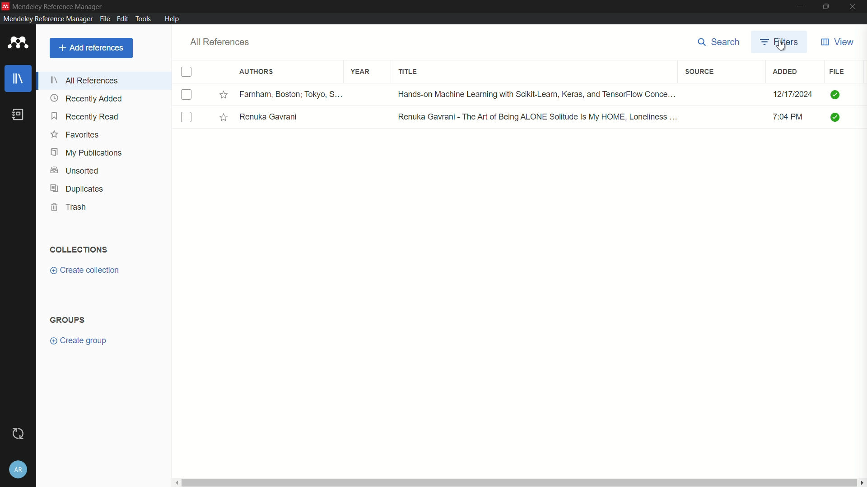 Image resolution: width=867 pixels, height=487 pixels. Describe the element at coordinates (58, 7) in the screenshot. I see `mendeley reference manager` at that location.